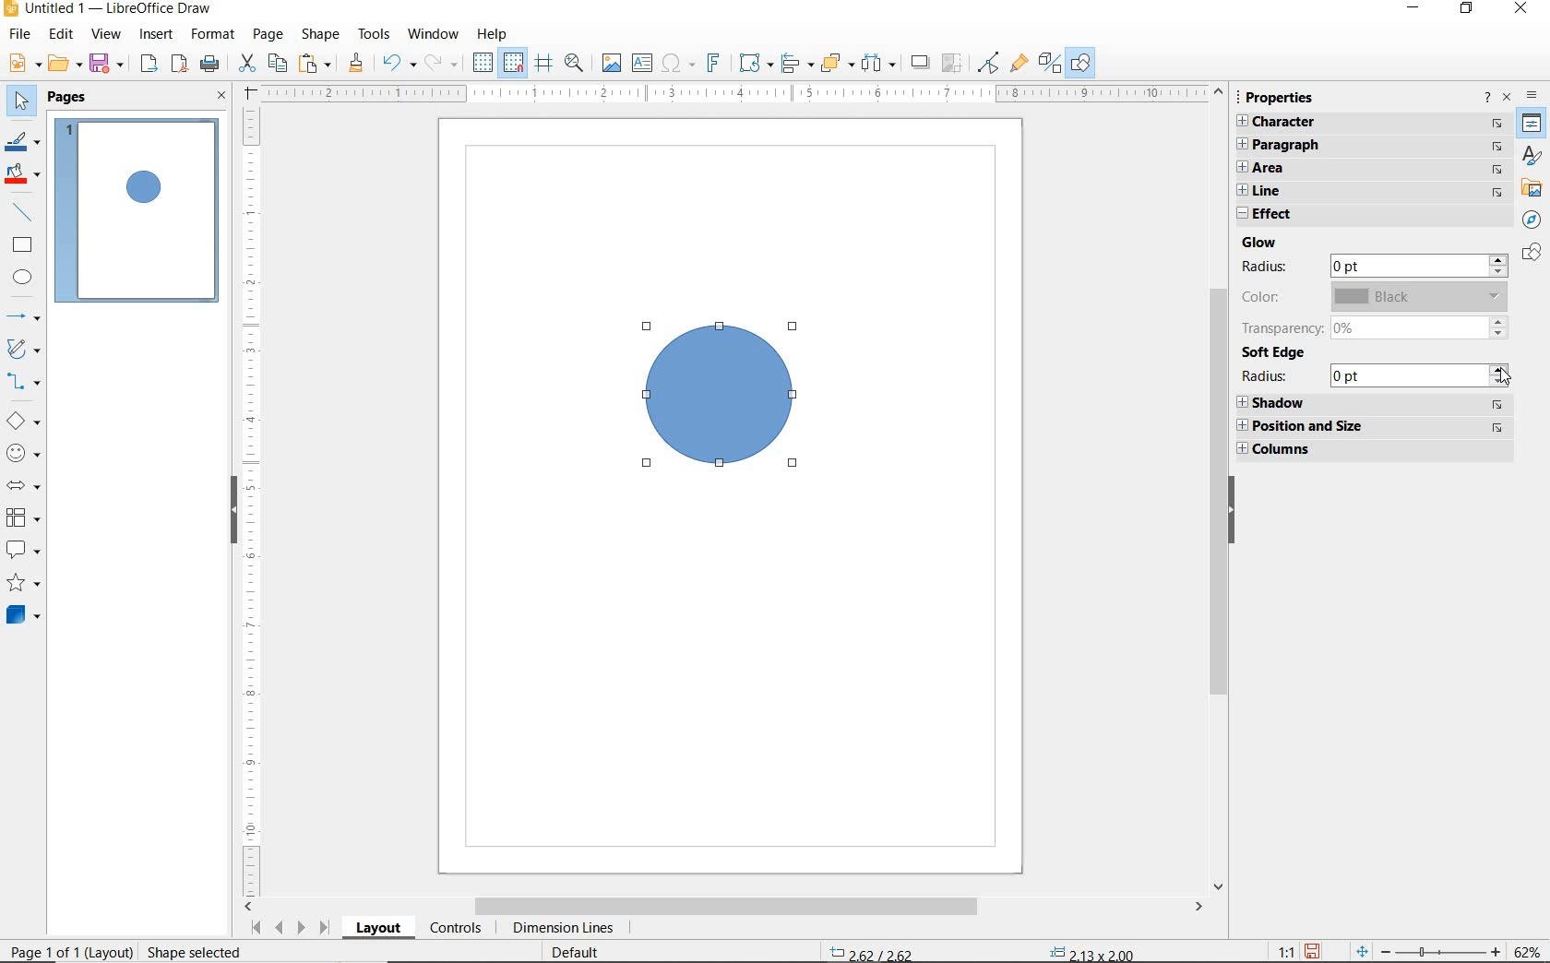 This screenshot has height=963, width=1550. I want to click on navigate, so click(1496, 188).